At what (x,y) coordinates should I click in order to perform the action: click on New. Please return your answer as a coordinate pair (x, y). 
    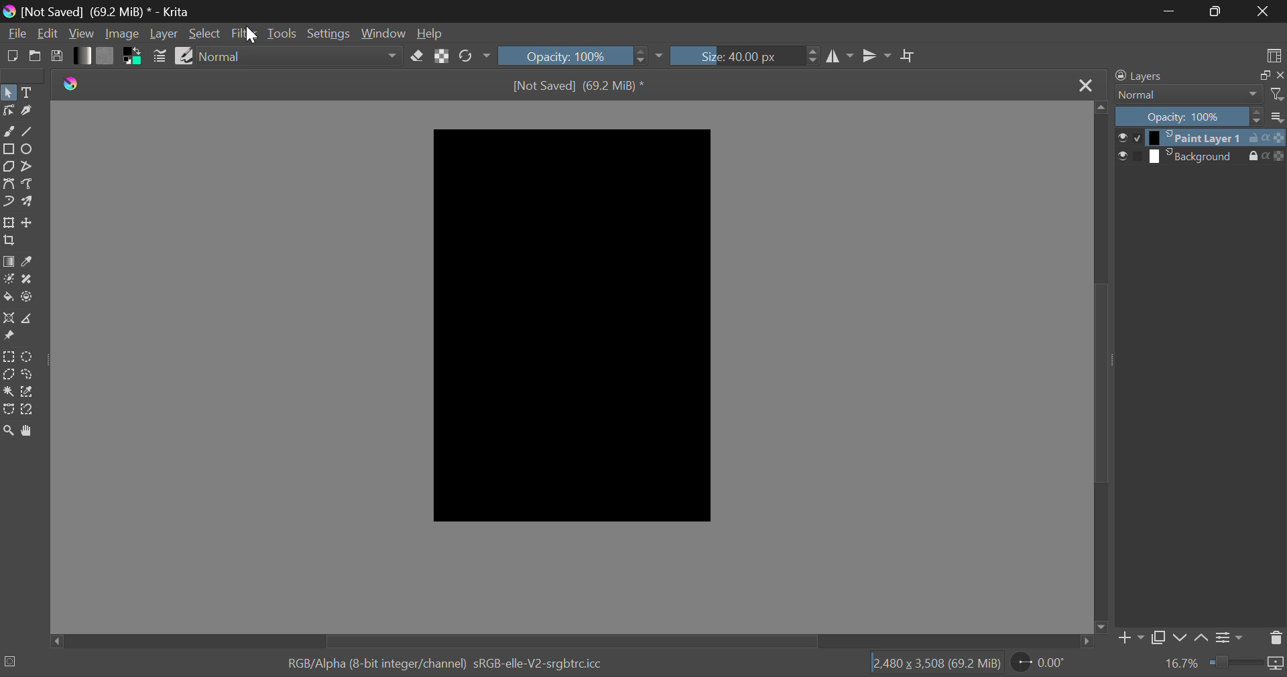
    Looking at the image, I should click on (11, 56).